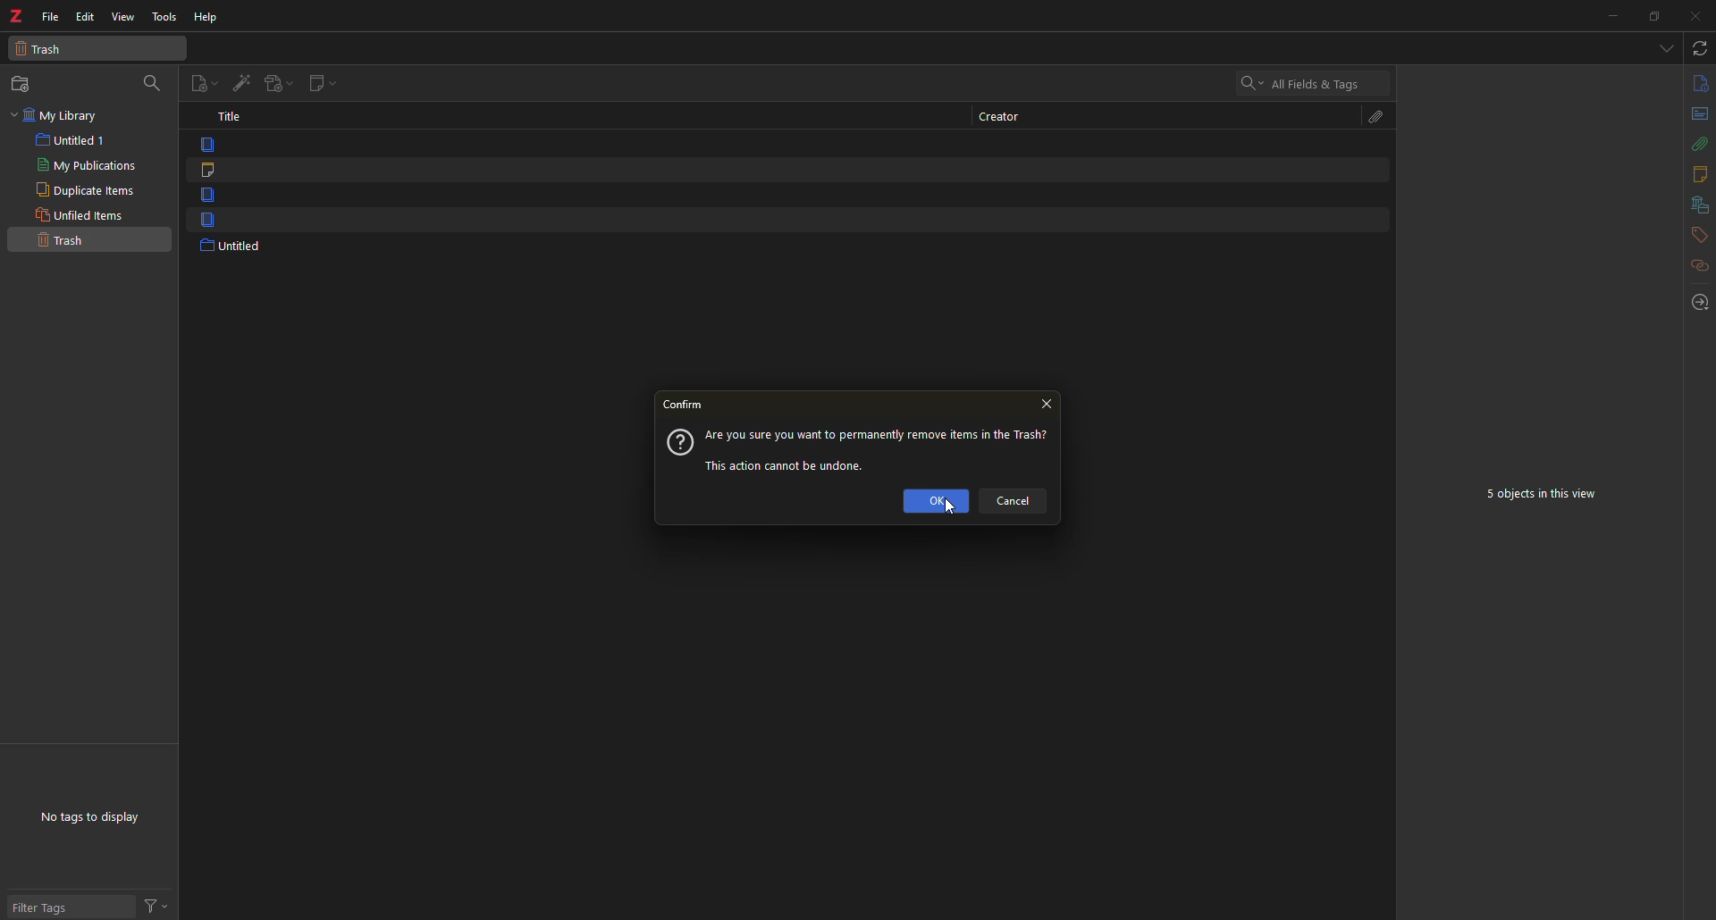 This screenshot has height=920, width=1716. What do you see at coordinates (164, 17) in the screenshot?
I see `tools` at bounding box center [164, 17].